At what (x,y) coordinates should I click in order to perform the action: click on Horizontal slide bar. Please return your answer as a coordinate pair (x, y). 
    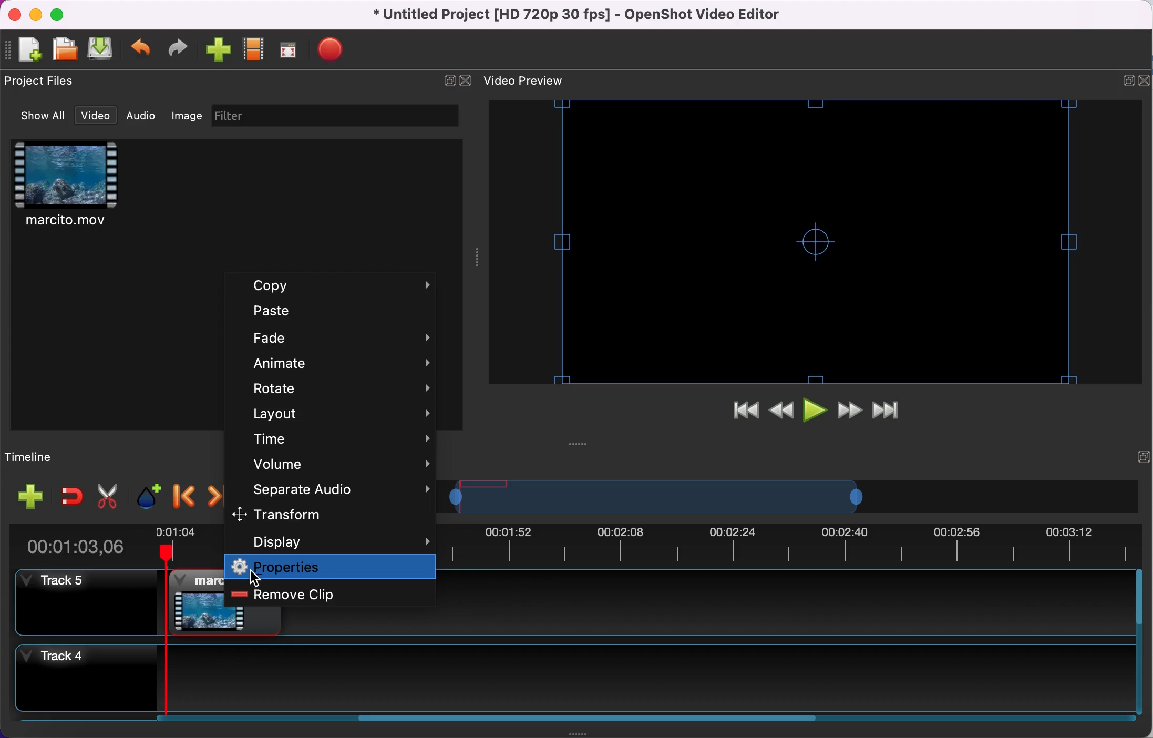
    Looking at the image, I should click on (588, 719).